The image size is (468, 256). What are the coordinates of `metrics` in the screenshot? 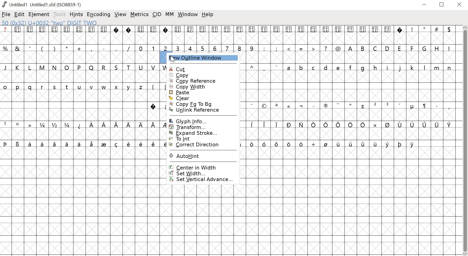 It's located at (140, 15).